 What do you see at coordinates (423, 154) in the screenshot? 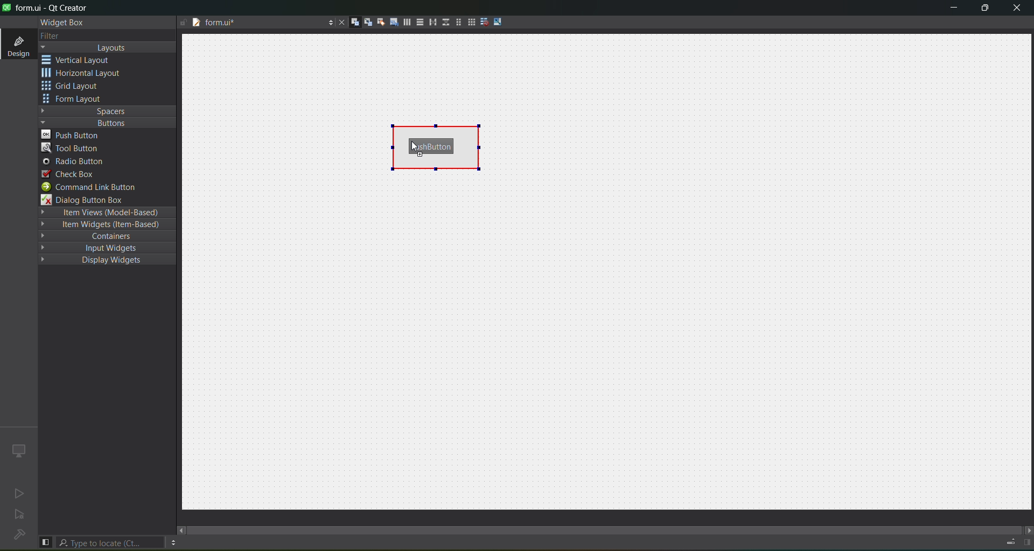
I see `Cursor` at bounding box center [423, 154].